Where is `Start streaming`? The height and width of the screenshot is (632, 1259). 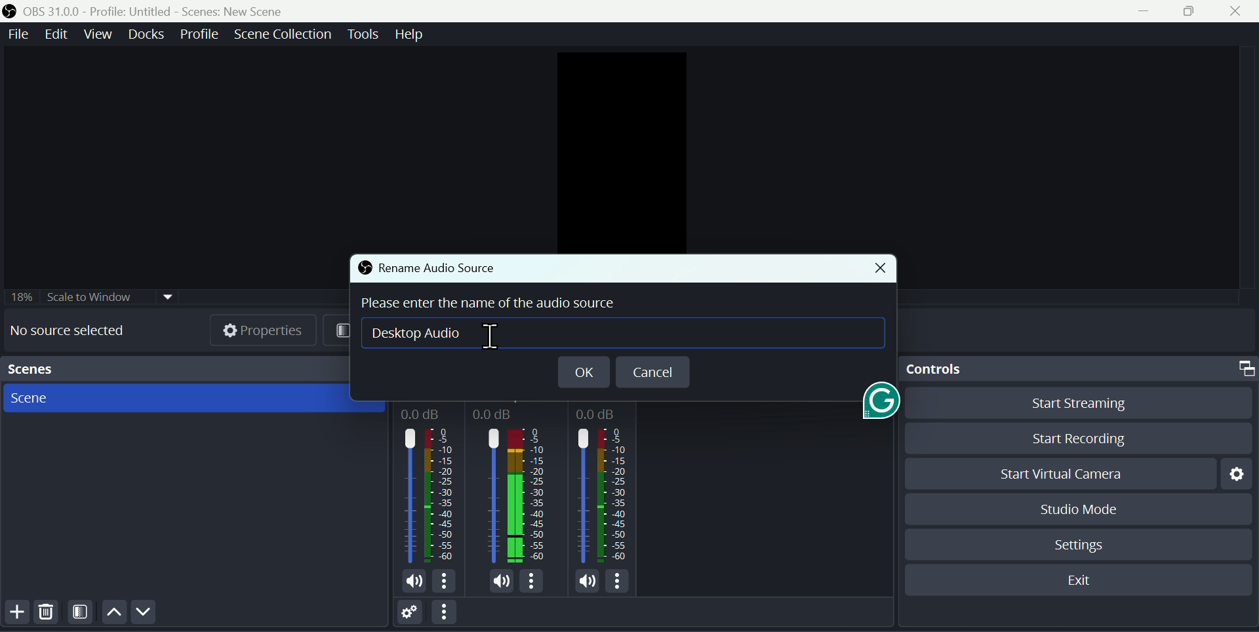 Start streaming is located at coordinates (1069, 406).